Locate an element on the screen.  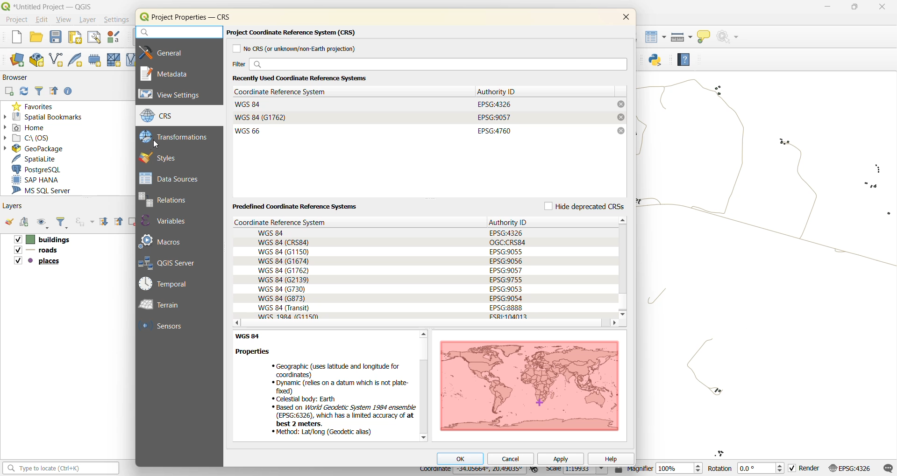
scroll left is located at coordinates (234, 322).